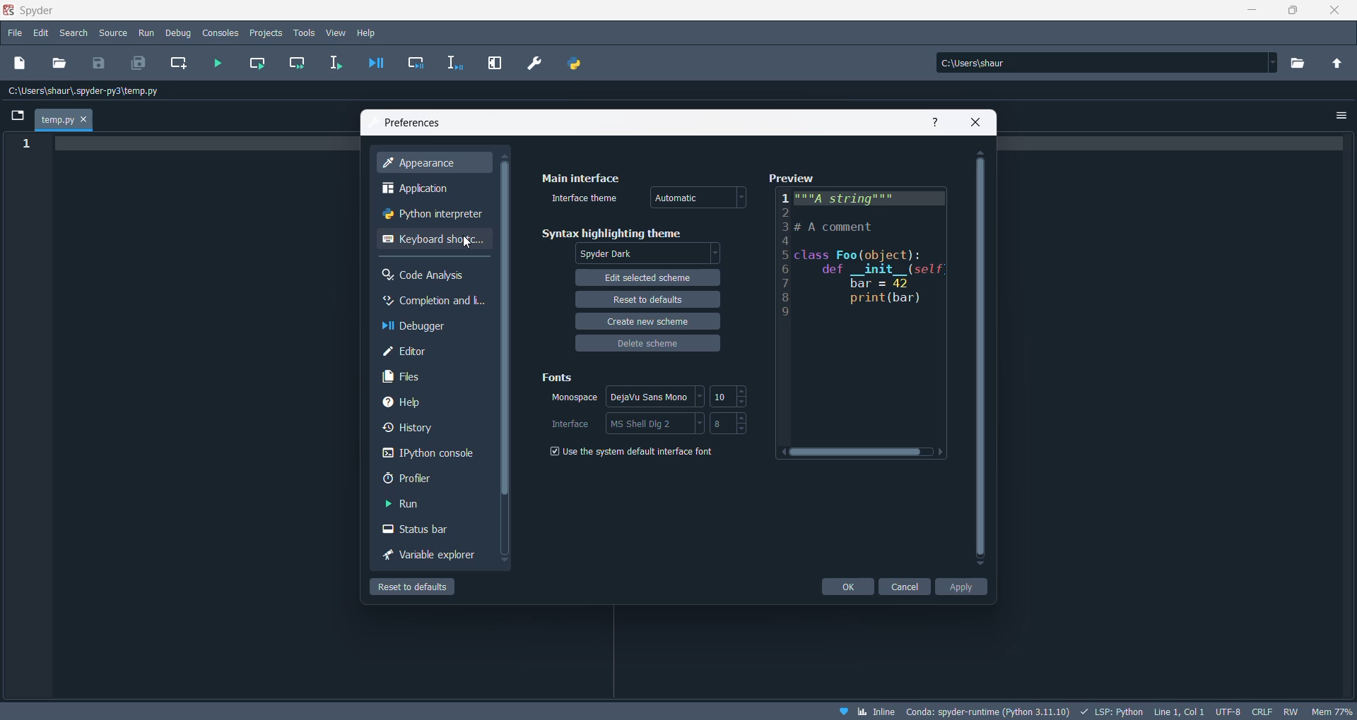 Image resolution: width=1357 pixels, height=720 pixels. What do you see at coordinates (1274, 63) in the screenshot?
I see `path dropdown` at bounding box center [1274, 63].